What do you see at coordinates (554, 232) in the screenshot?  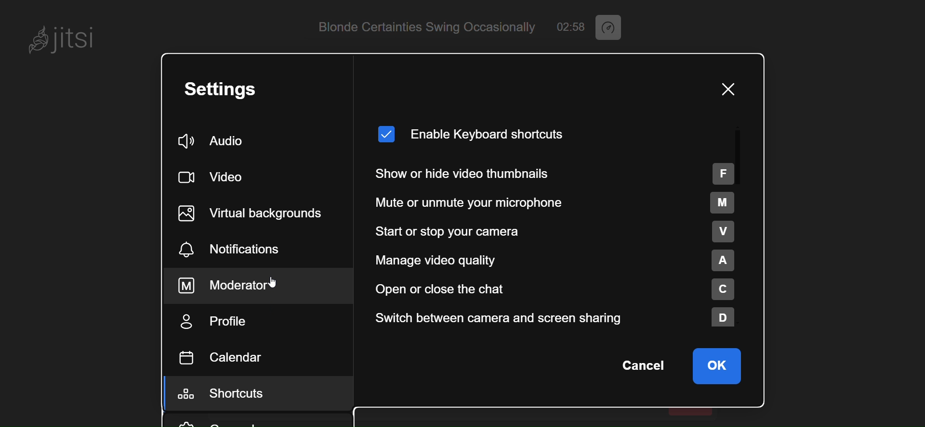 I see `start or stop your camera` at bounding box center [554, 232].